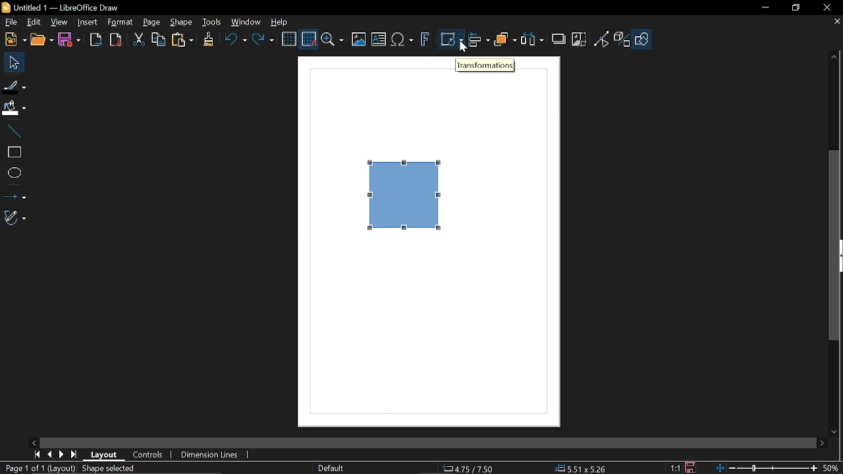 This screenshot has width=843, height=474. I want to click on Display grid, so click(288, 39).